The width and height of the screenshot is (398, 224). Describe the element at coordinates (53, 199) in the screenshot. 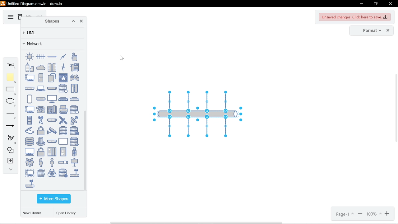

I see `more shapes` at that location.